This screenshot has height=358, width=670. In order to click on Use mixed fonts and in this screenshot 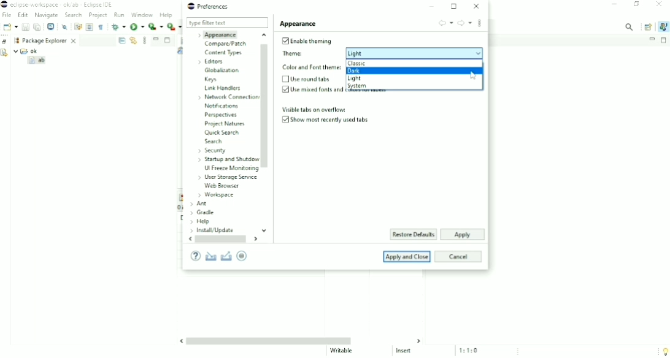, I will do `click(312, 89)`.